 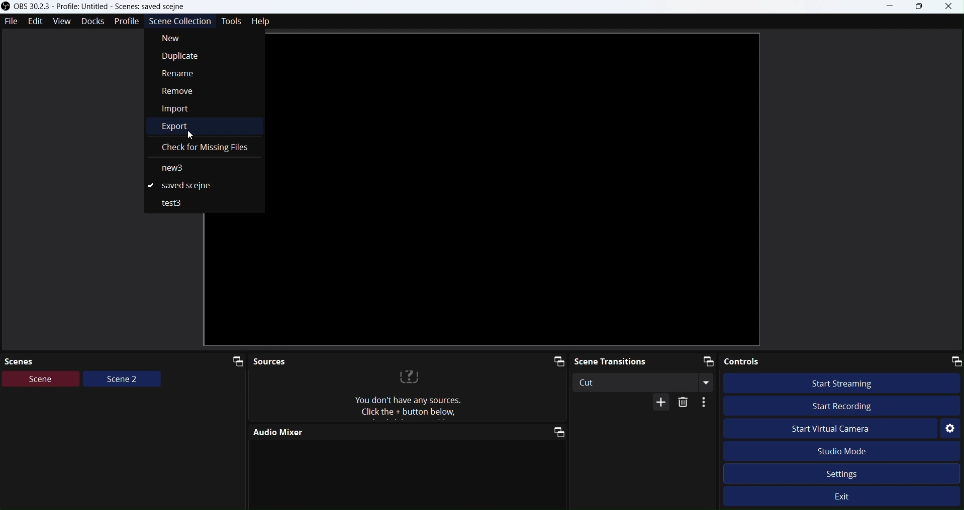 I want to click on View, so click(x=64, y=22).